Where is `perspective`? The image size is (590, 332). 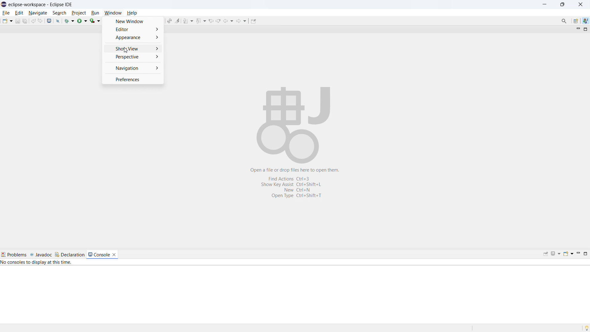
perspective is located at coordinates (132, 57).